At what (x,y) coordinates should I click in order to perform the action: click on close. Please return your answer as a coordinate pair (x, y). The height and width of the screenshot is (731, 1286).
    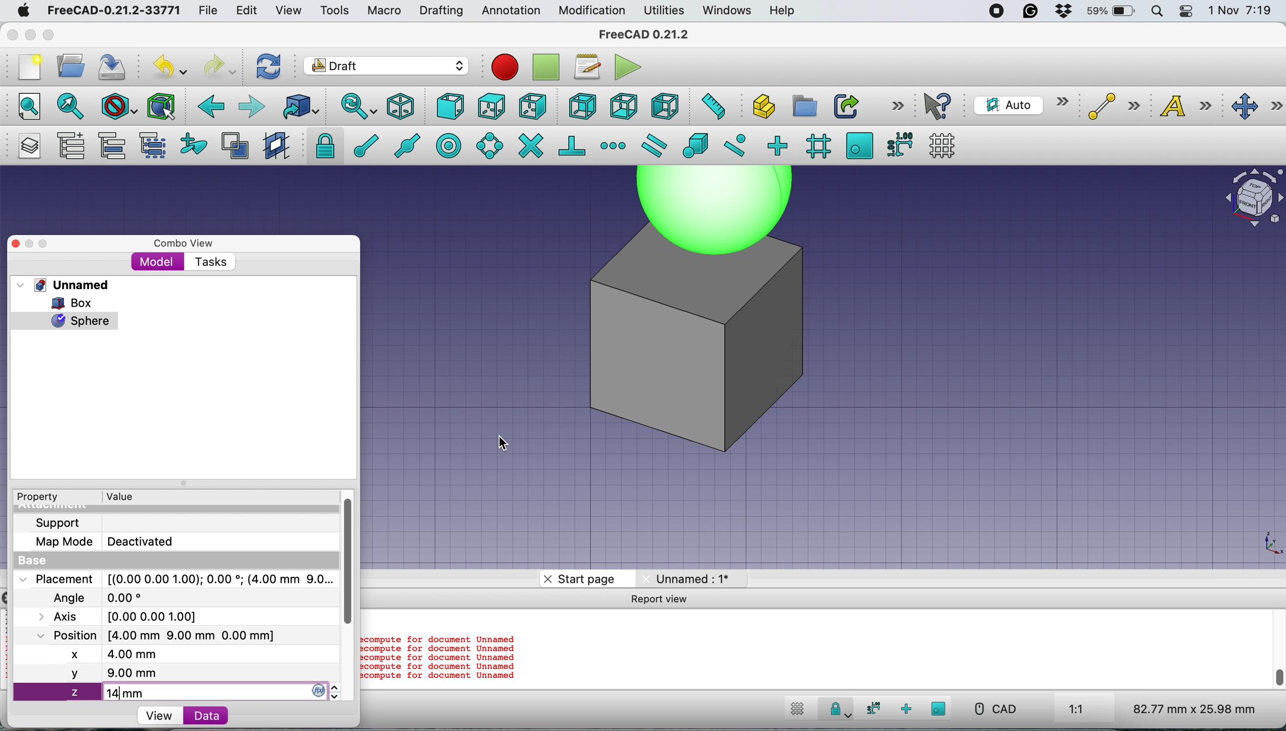
    Looking at the image, I should click on (13, 32).